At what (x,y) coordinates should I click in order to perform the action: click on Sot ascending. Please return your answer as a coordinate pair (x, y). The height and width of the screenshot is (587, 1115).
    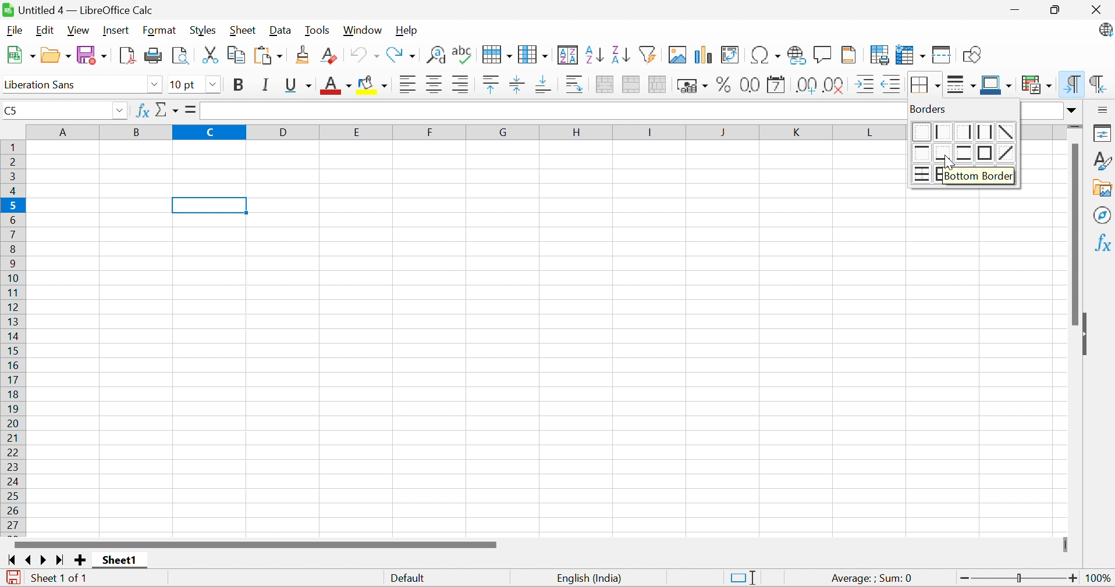
    Looking at the image, I should click on (595, 54).